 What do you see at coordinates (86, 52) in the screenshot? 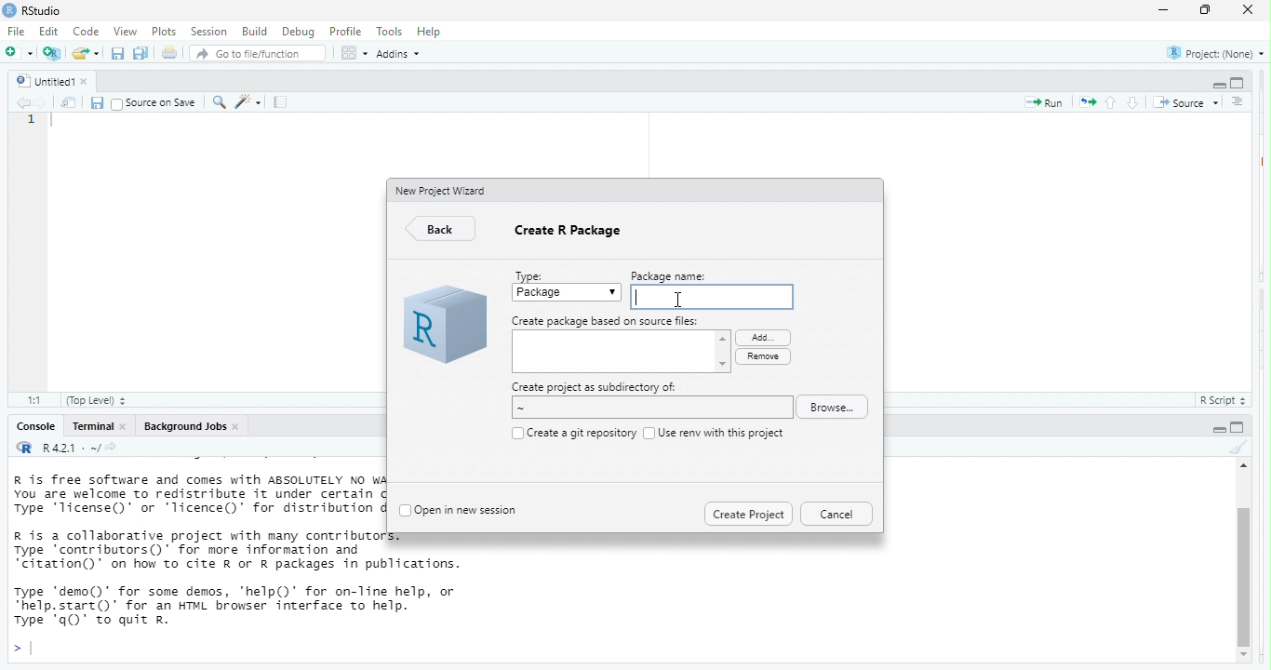
I see `open an existing file` at bounding box center [86, 52].